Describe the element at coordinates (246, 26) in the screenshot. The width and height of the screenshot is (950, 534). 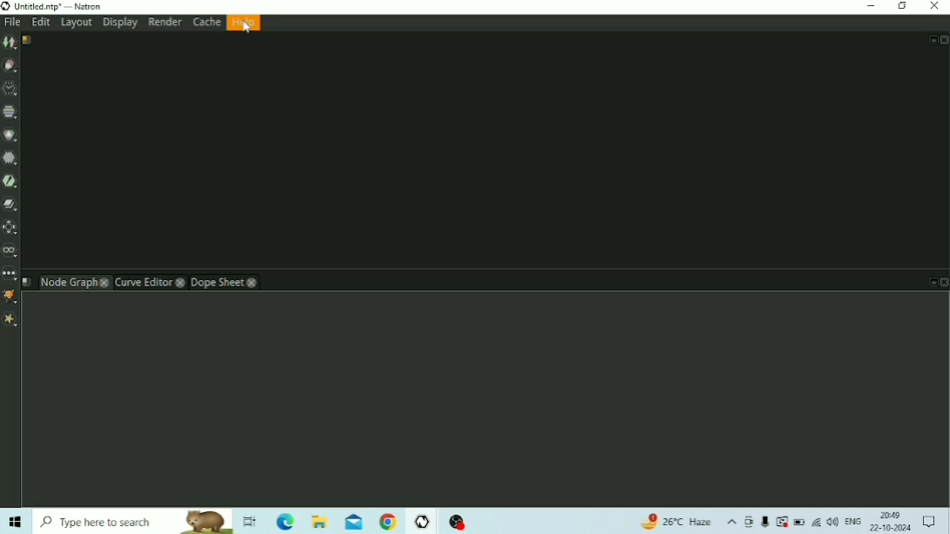
I see `cursor` at that location.